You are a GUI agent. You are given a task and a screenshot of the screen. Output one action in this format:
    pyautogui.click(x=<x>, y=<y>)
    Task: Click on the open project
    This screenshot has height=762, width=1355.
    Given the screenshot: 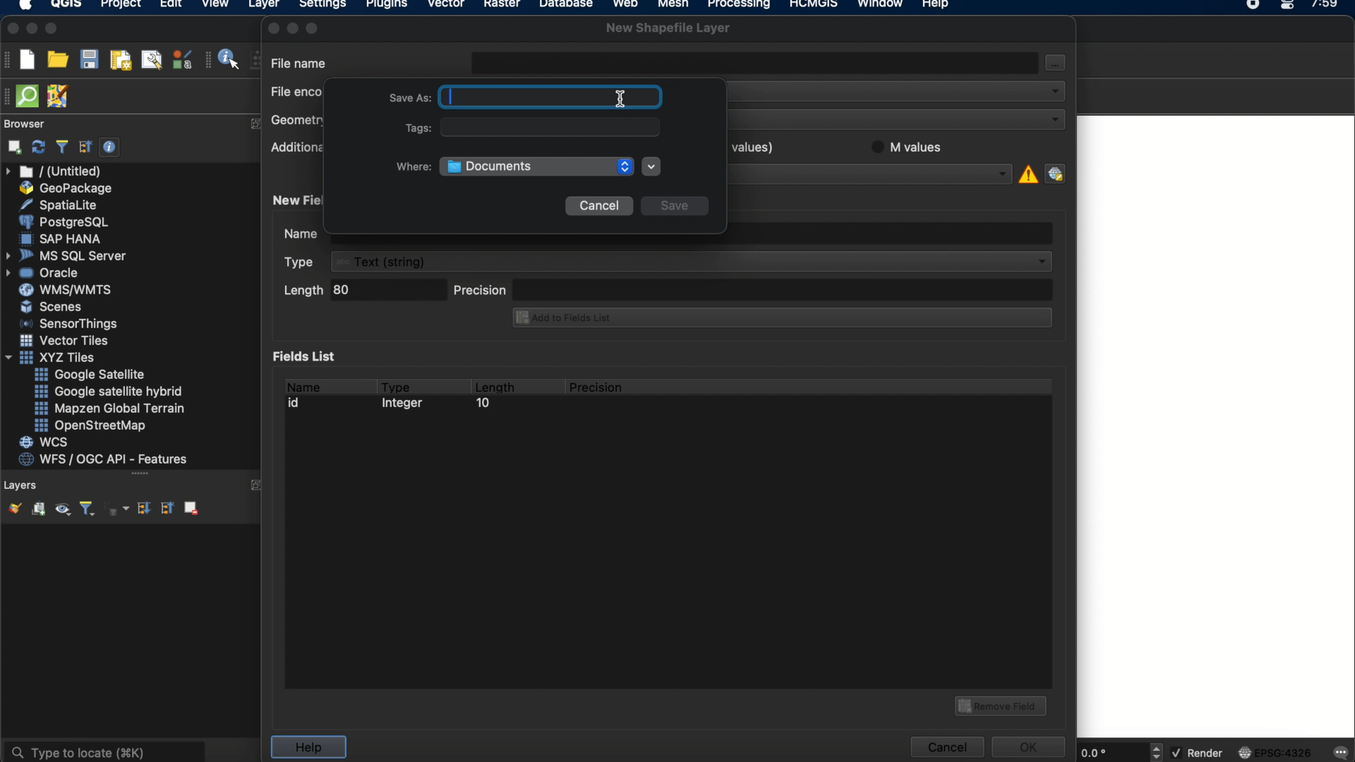 What is the action you would take?
    pyautogui.click(x=57, y=60)
    